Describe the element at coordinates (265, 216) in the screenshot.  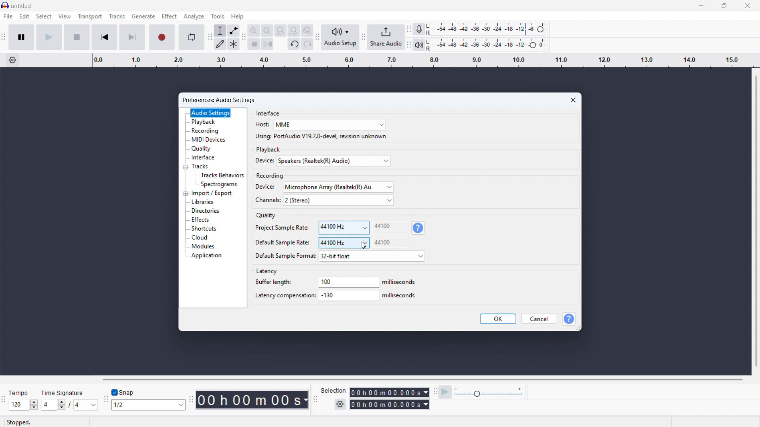
I see `quality` at that location.